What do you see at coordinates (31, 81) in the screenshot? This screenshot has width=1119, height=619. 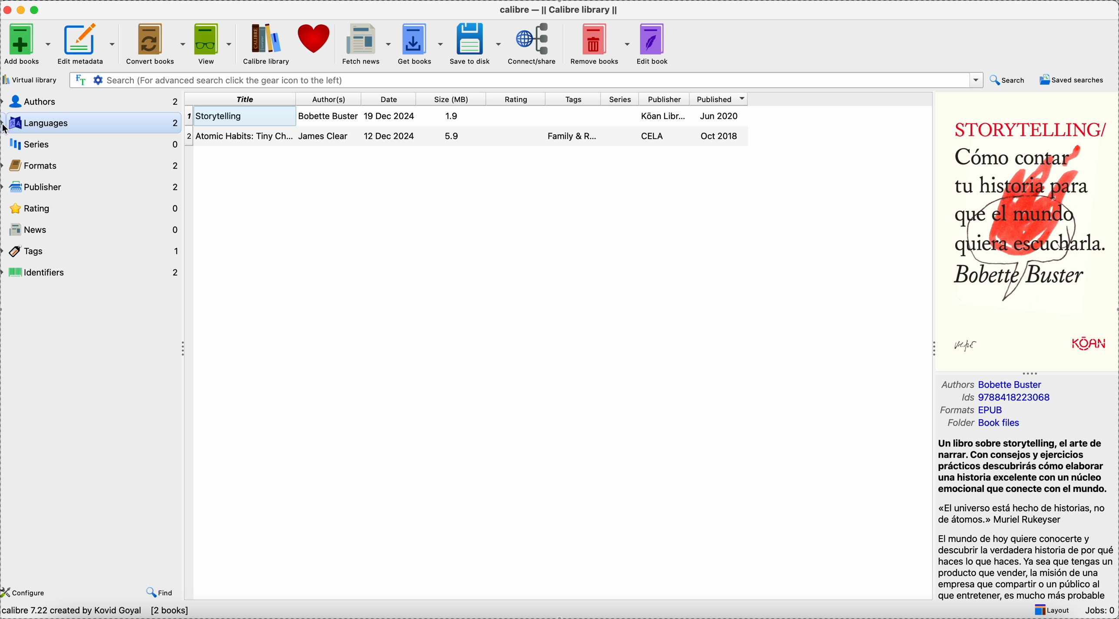 I see `virtual library` at bounding box center [31, 81].